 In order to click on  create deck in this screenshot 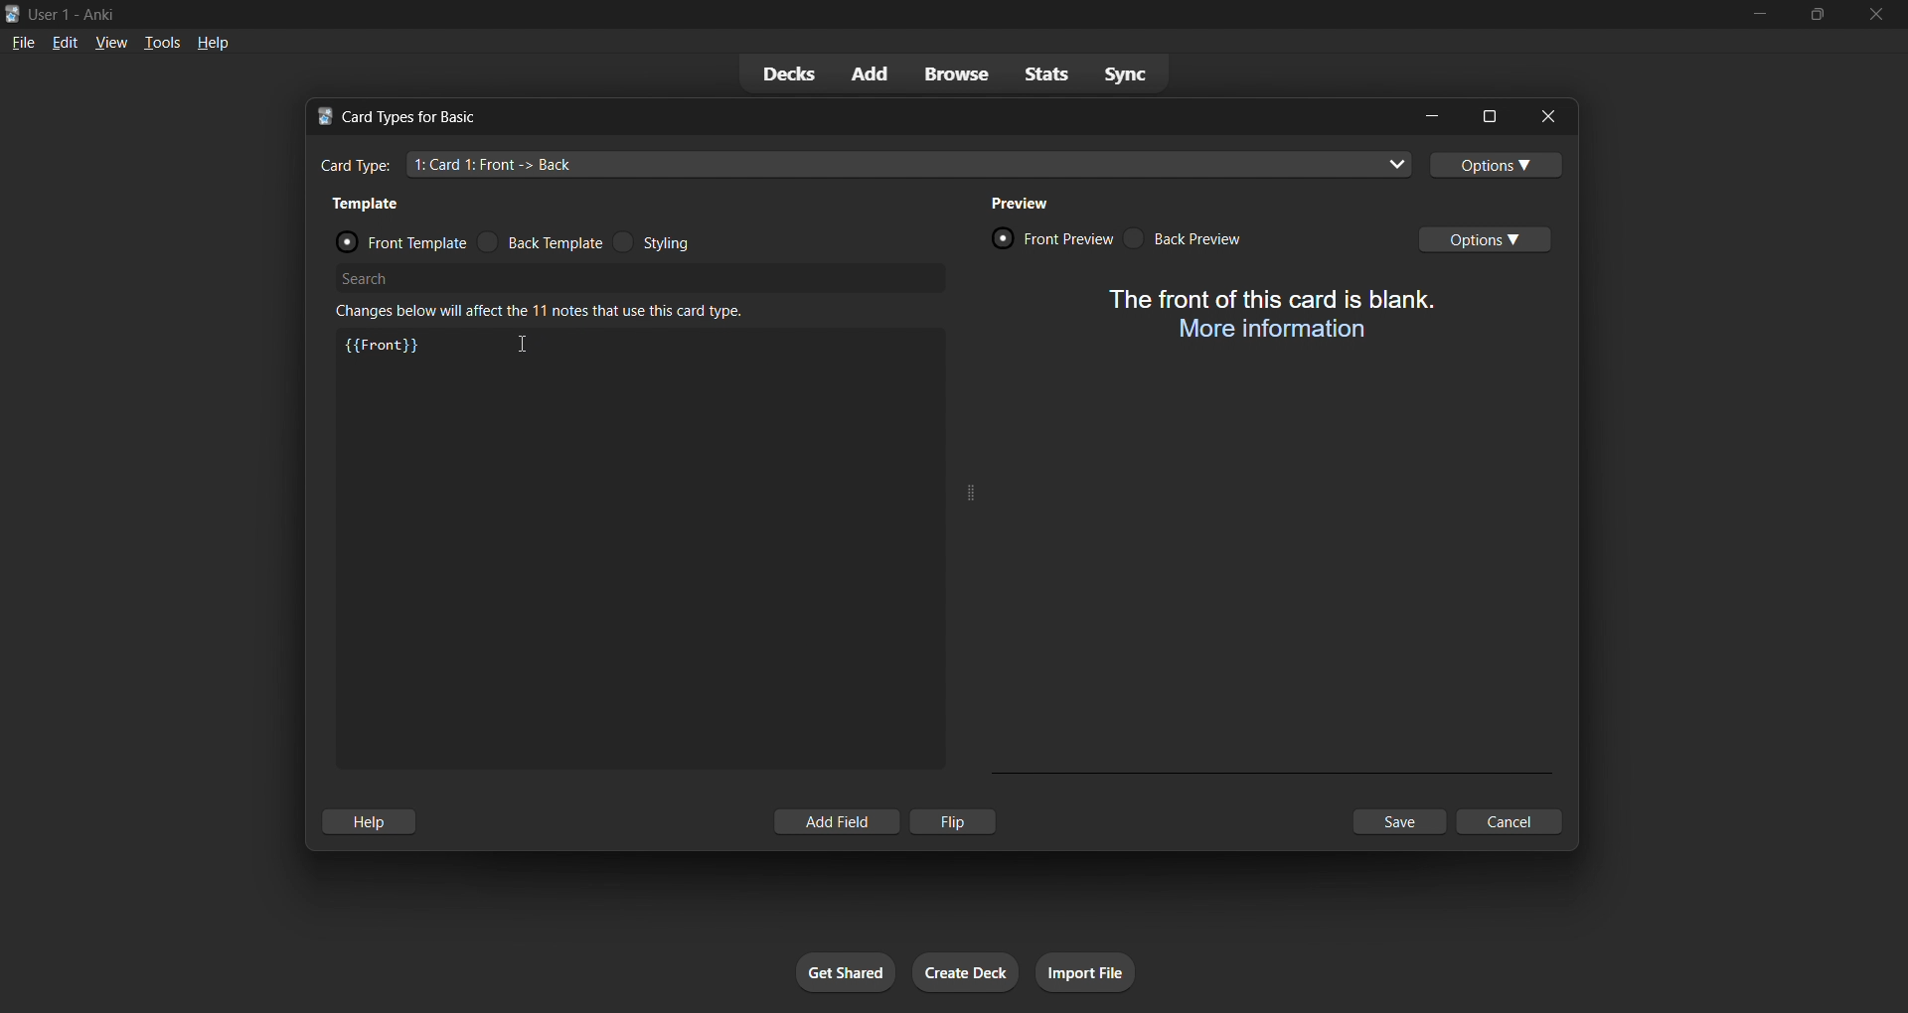, I will do `click(965, 971)`.